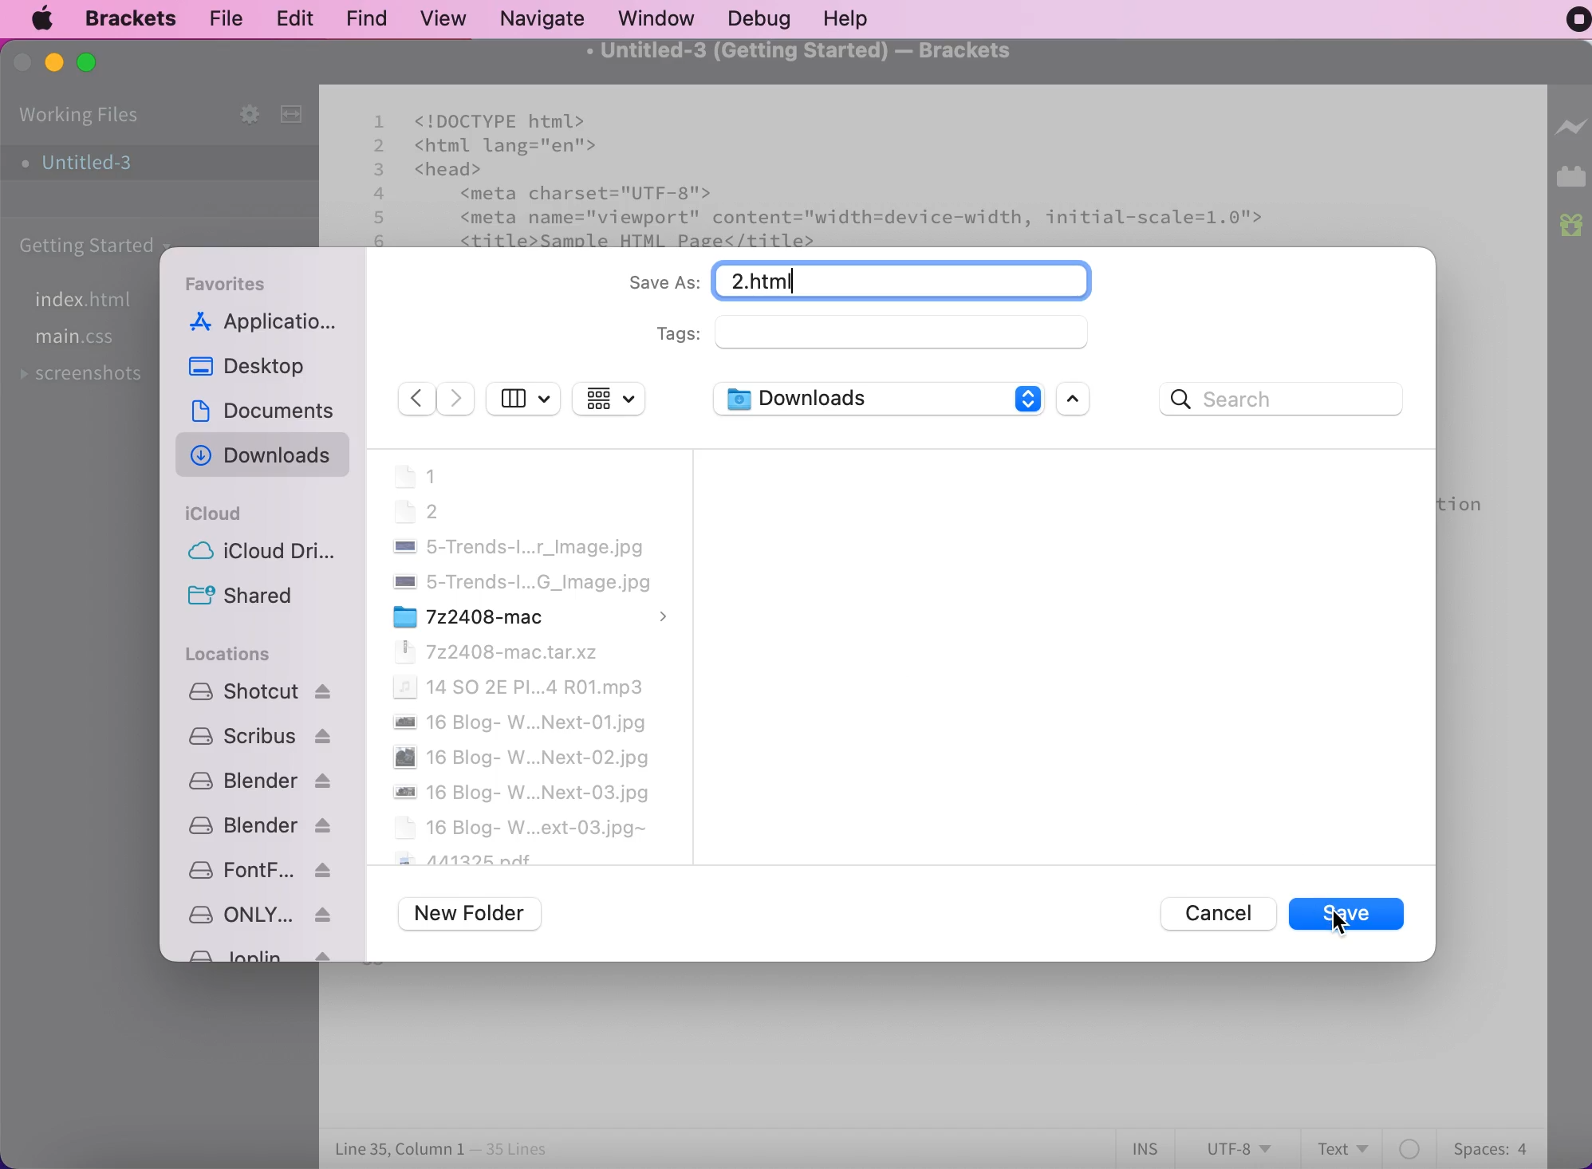 The width and height of the screenshot is (1592, 1169). Describe the element at coordinates (885, 342) in the screenshot. I see `tags:` at that location.